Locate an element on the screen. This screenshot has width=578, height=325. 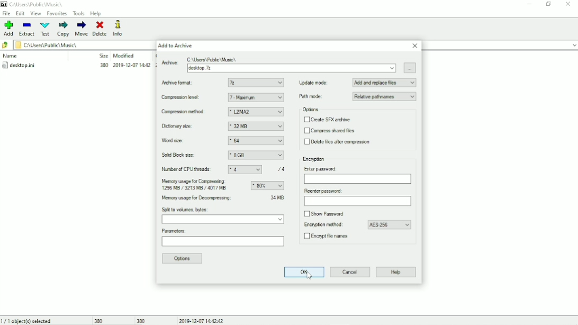
Number of CPU threads is located at coordinates (187, 169).